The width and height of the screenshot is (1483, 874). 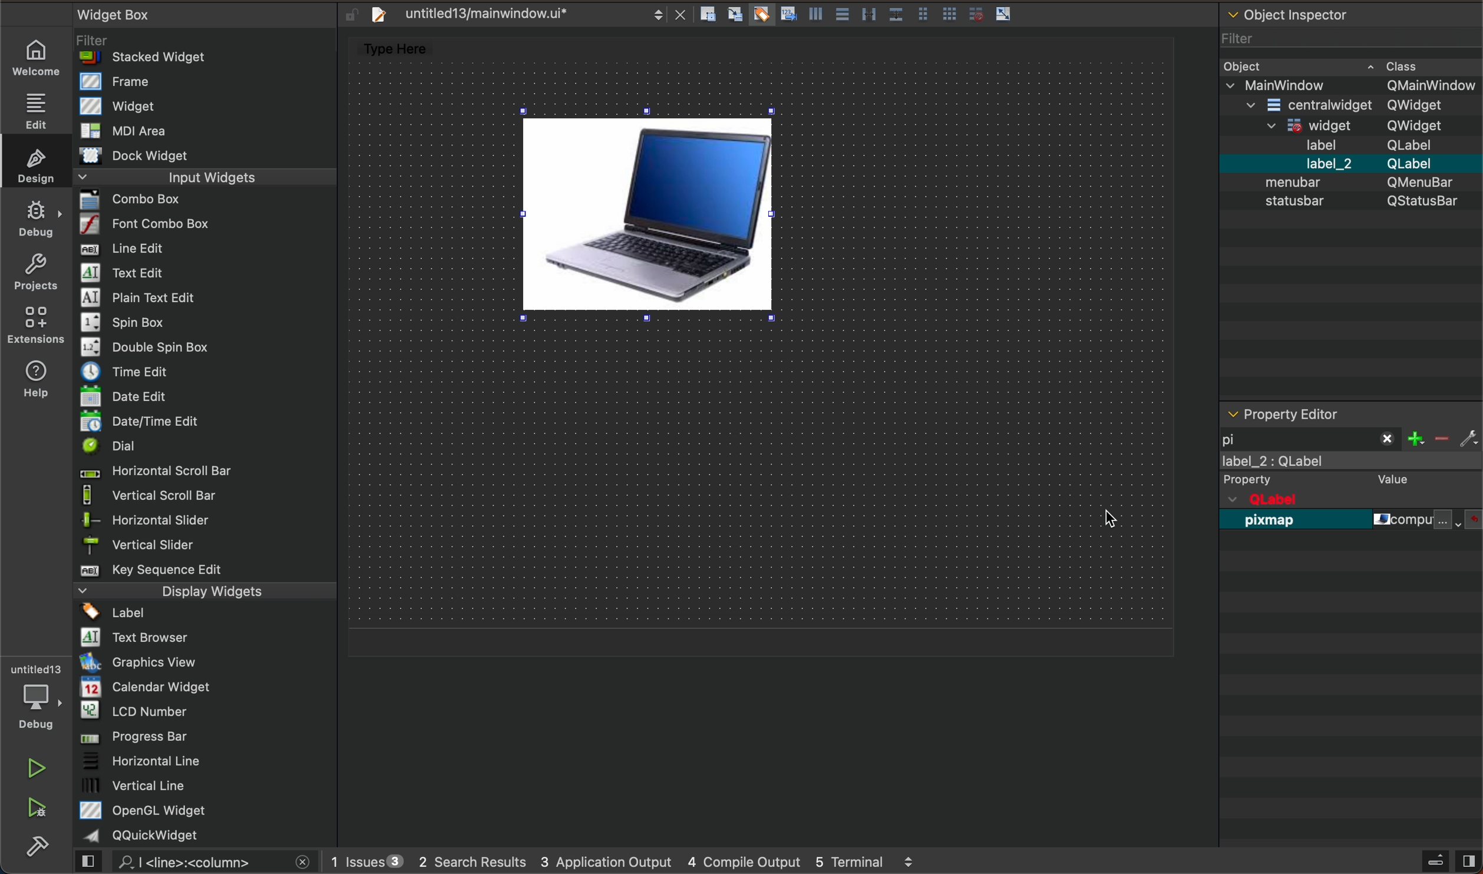 I want to click on ran and debug, so click(x=45, y=810).